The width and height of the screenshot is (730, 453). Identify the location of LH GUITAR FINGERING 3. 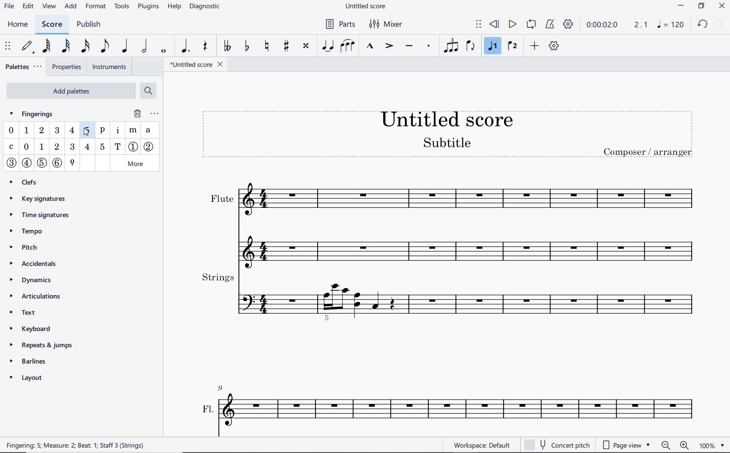
(73, 147).